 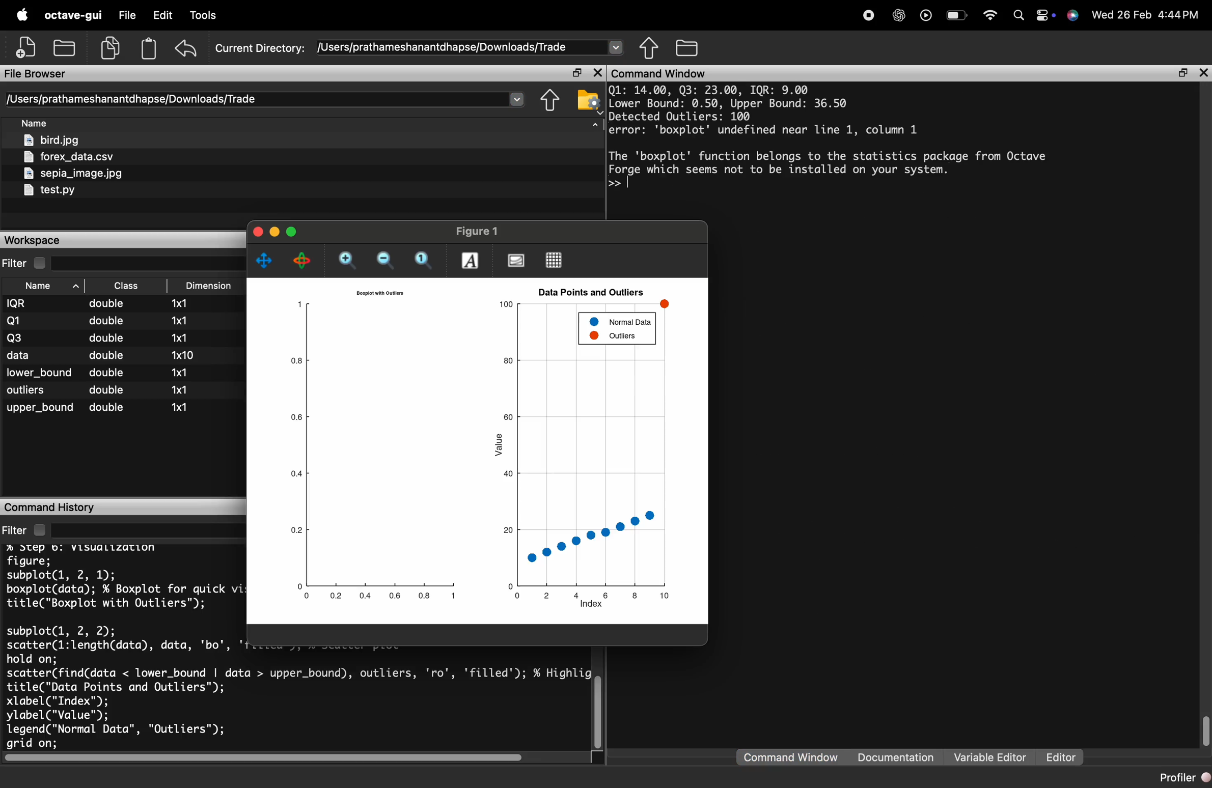 I want to click on /Users/prathameshanantdhapse/Downloads/Trade, so click(x=444, y=47).